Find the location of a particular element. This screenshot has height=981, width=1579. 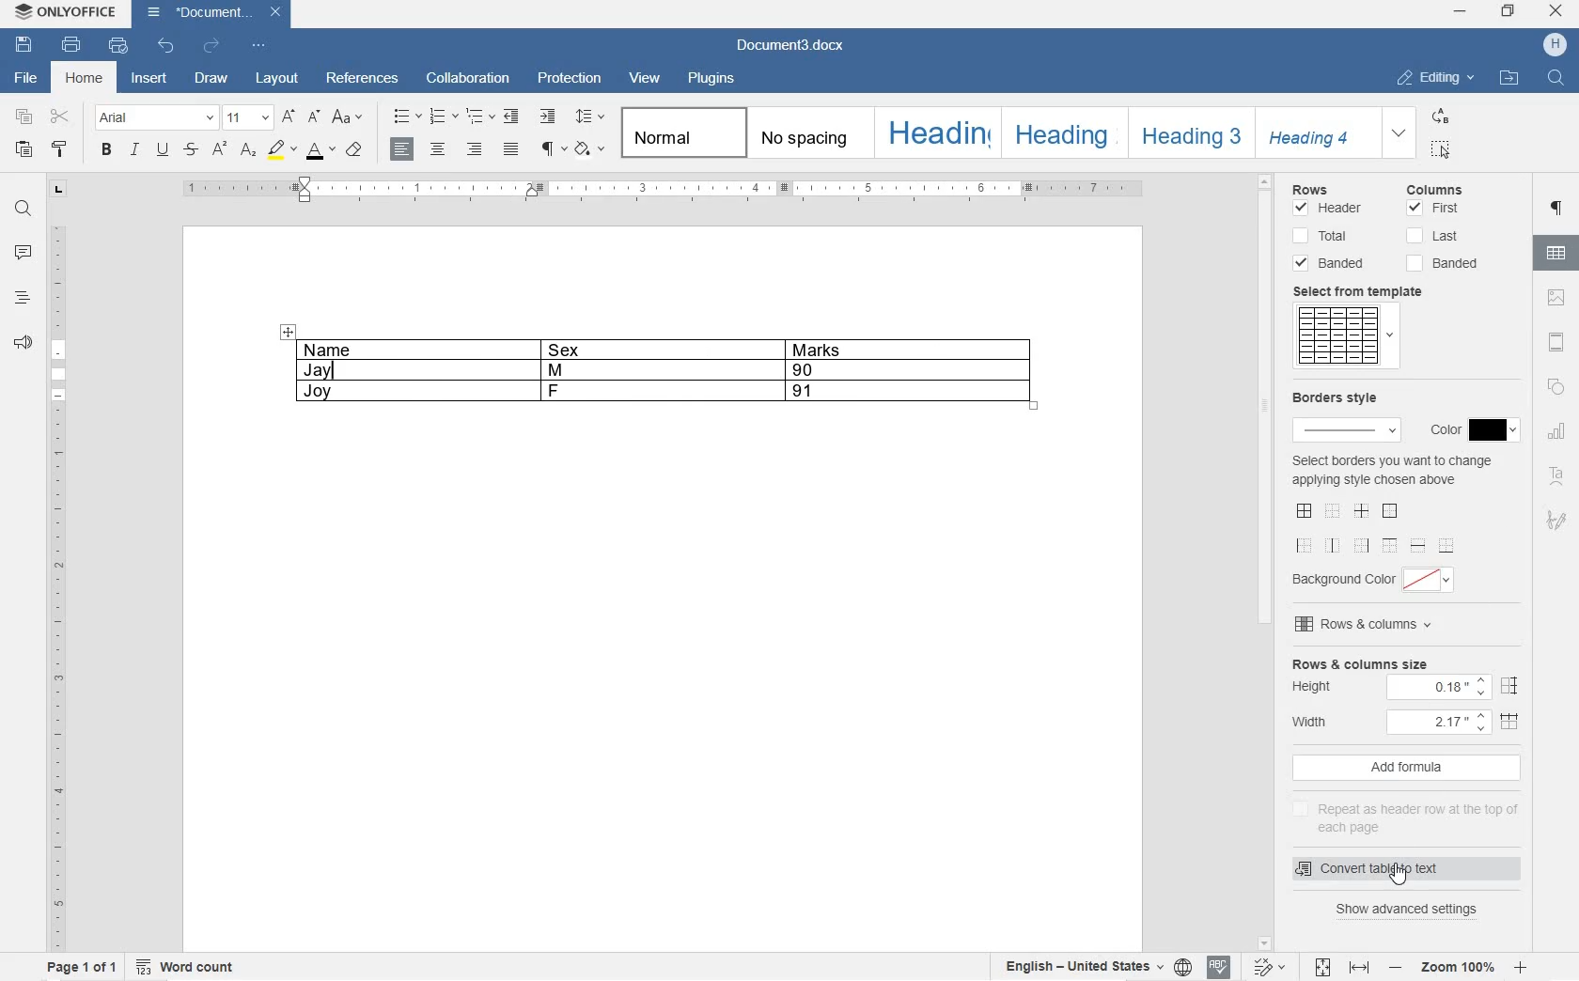

RULER is located at coordinates (55, 584).